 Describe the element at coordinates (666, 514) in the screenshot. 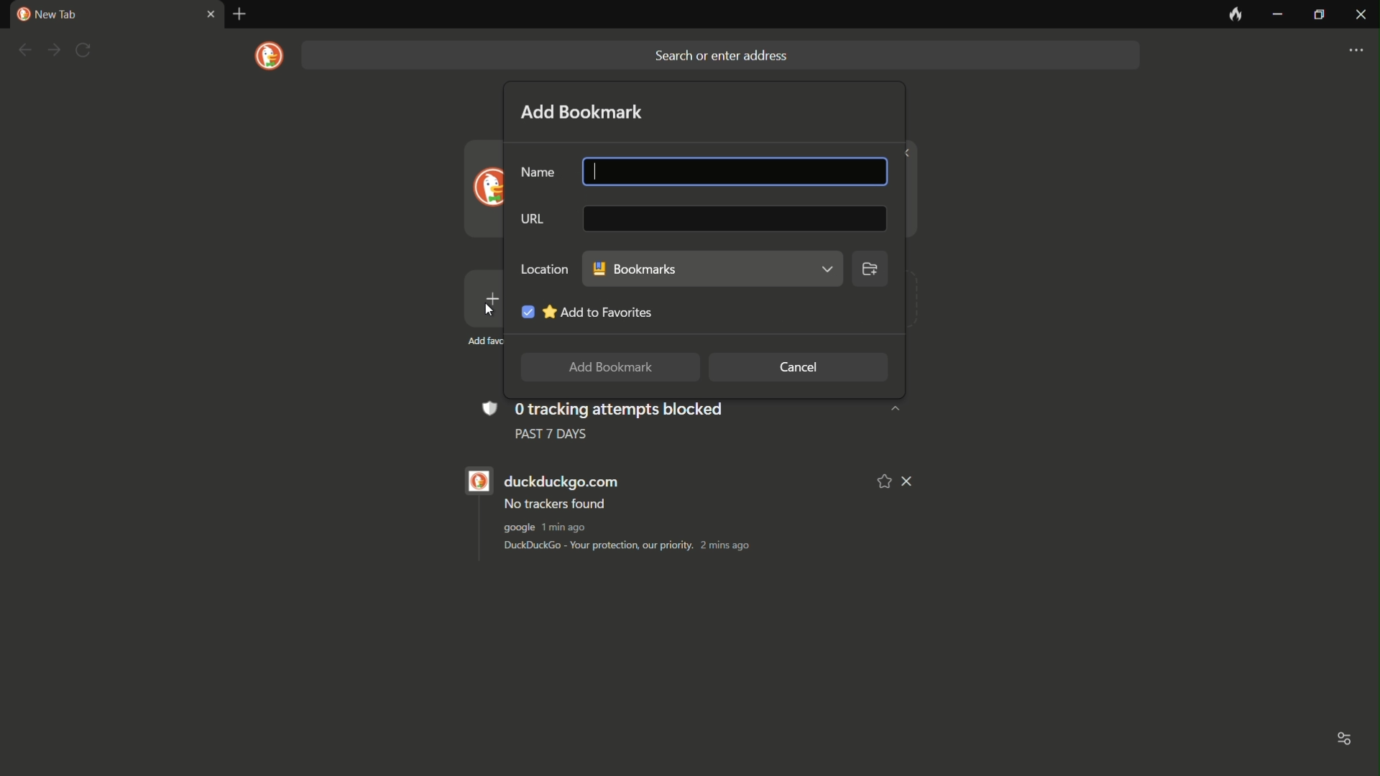

I see `duckduckgo.com

No trackers found

google 1min ago

DuckDuckGo - Your protection, our priority. 2 mins ago` at that location.